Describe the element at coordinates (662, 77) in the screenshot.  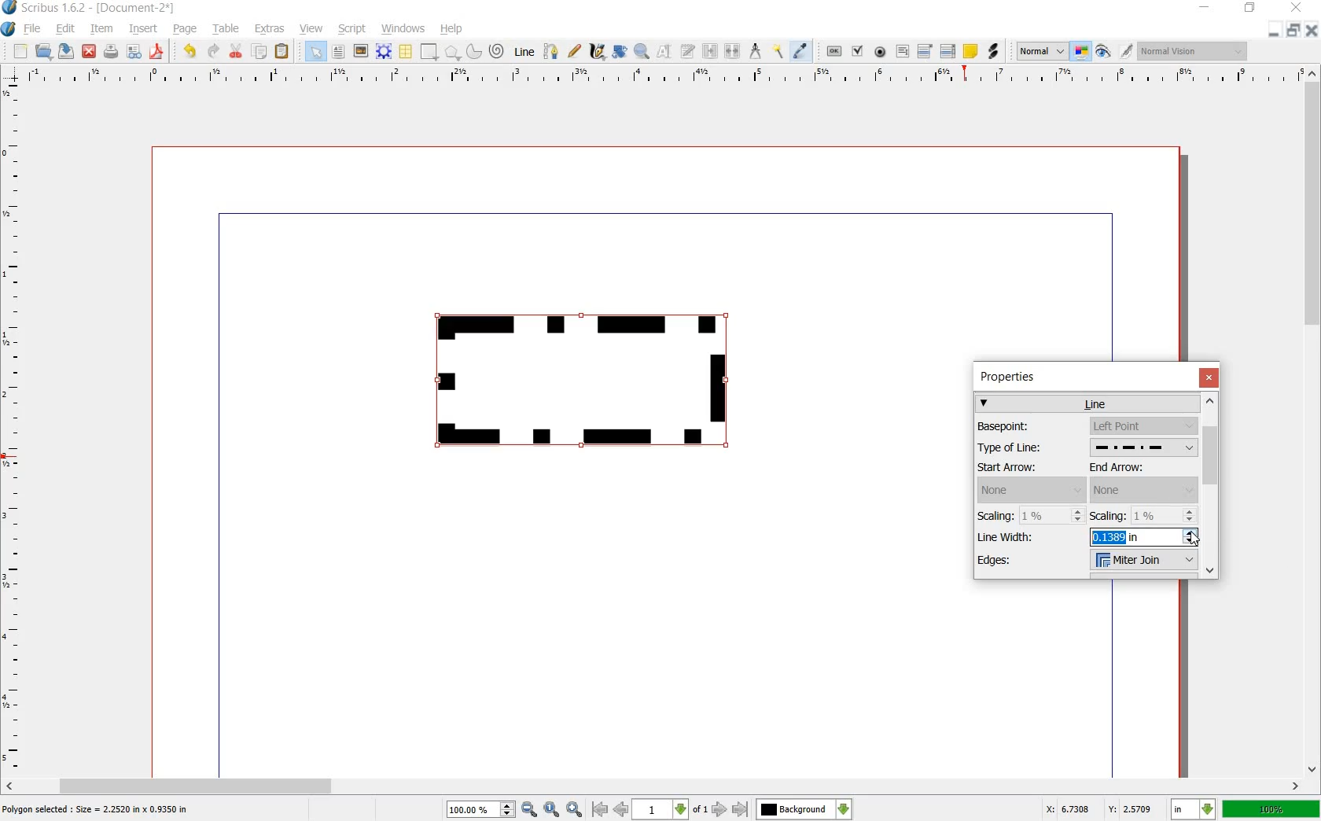
I see `RULER` at that location.